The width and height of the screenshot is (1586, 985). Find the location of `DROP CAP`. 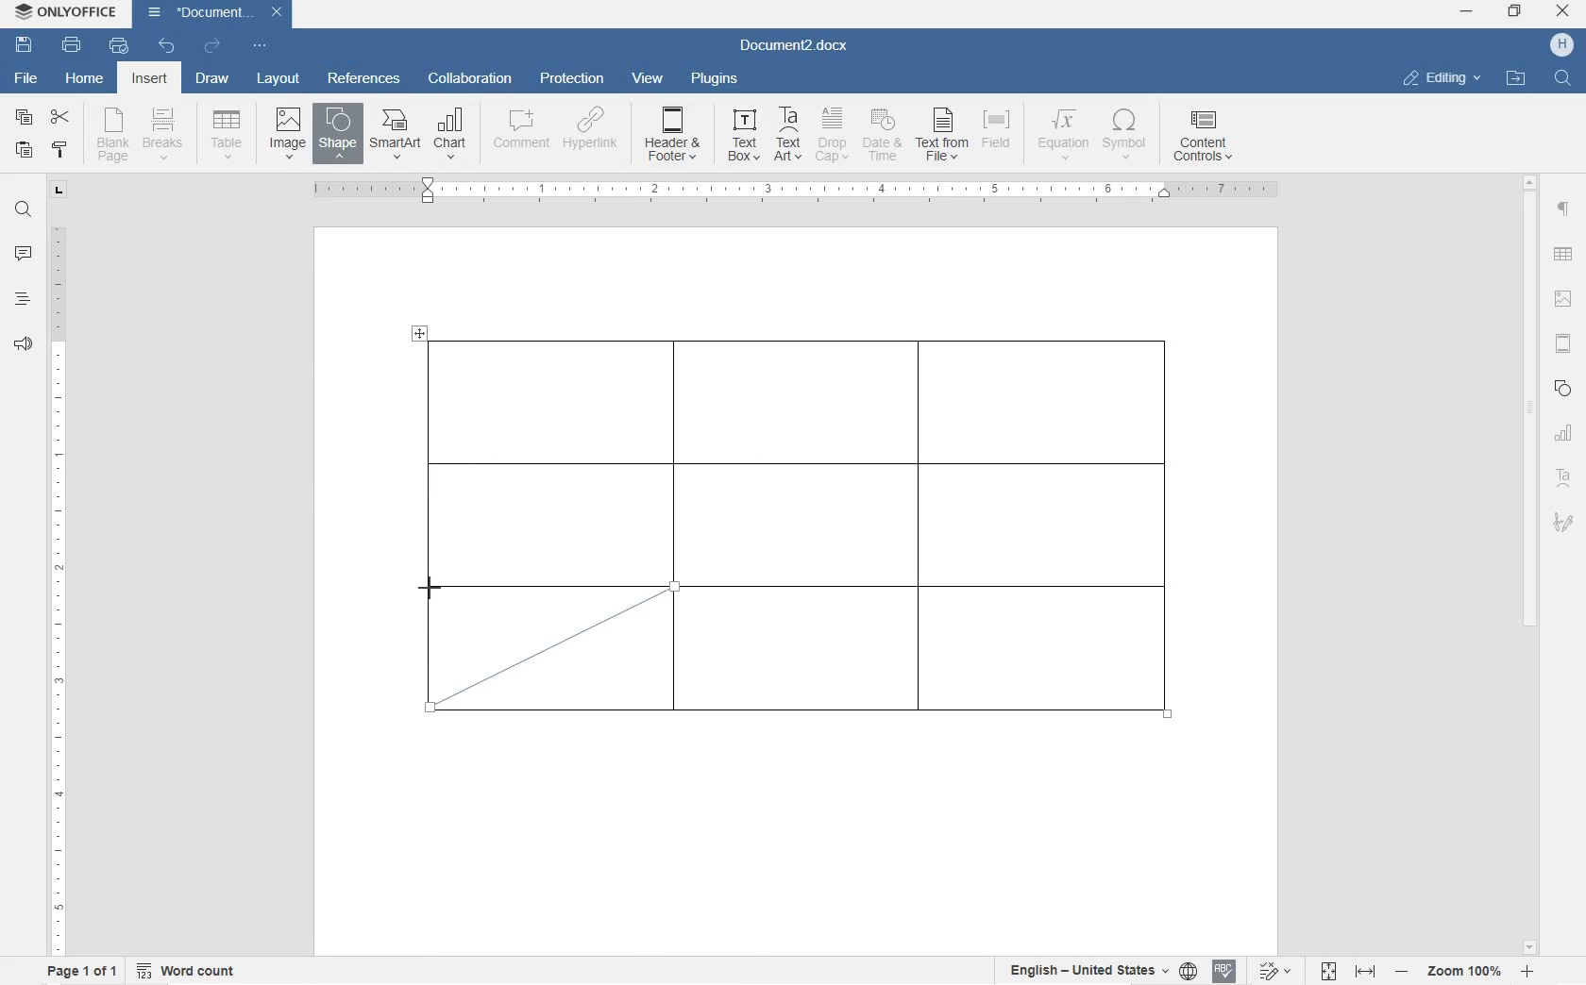

DROP CAP is located at coordinates (834, 137).